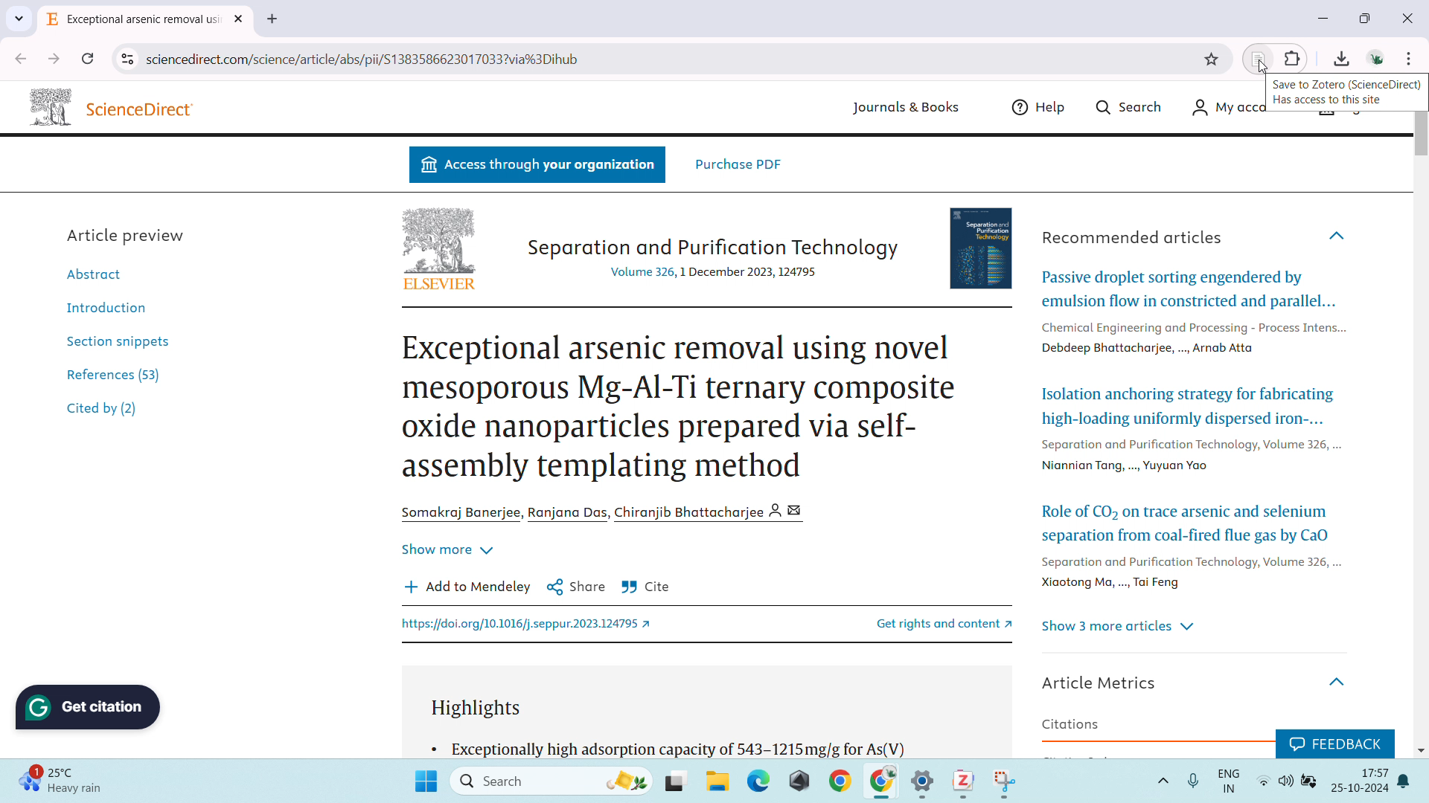  What do you see at coordinates (1339, 236) in the screenshot?
I see `Hide` at bounding box center [1339, 236].